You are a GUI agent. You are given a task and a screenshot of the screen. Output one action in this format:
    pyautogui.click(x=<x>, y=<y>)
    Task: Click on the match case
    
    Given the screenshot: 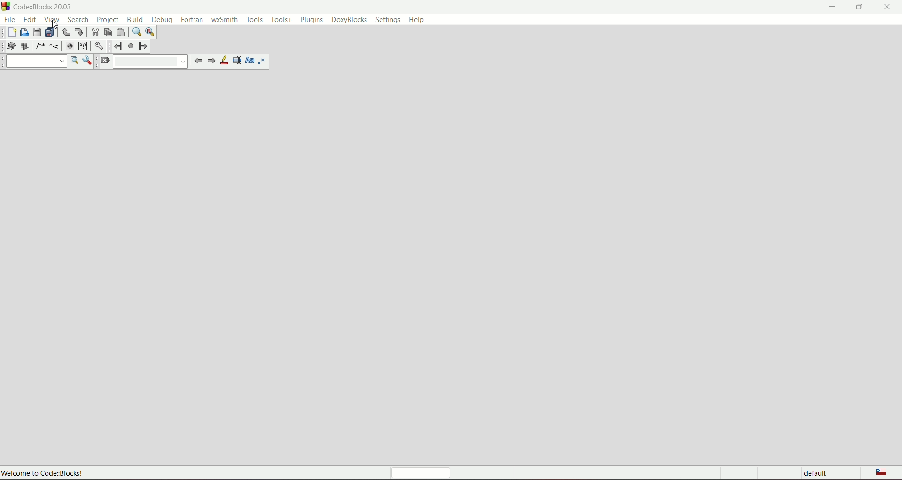 What is the action you would take?
    pyautogui.click(x=249, y=61)
    